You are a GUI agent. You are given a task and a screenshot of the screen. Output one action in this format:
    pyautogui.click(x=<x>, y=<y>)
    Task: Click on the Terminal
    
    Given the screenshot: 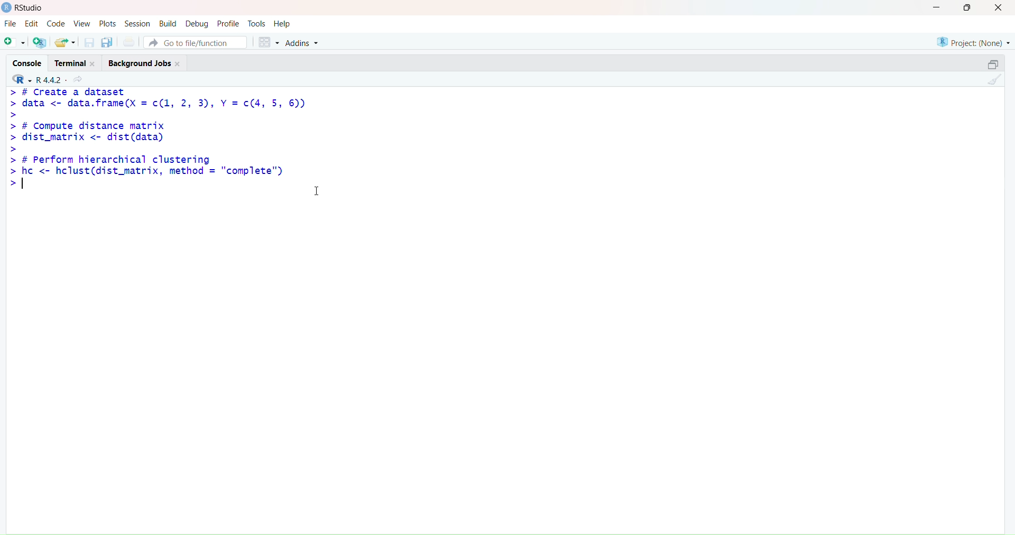 What is the action you would take?
    pyautogui.click(x=73, y=63)
    